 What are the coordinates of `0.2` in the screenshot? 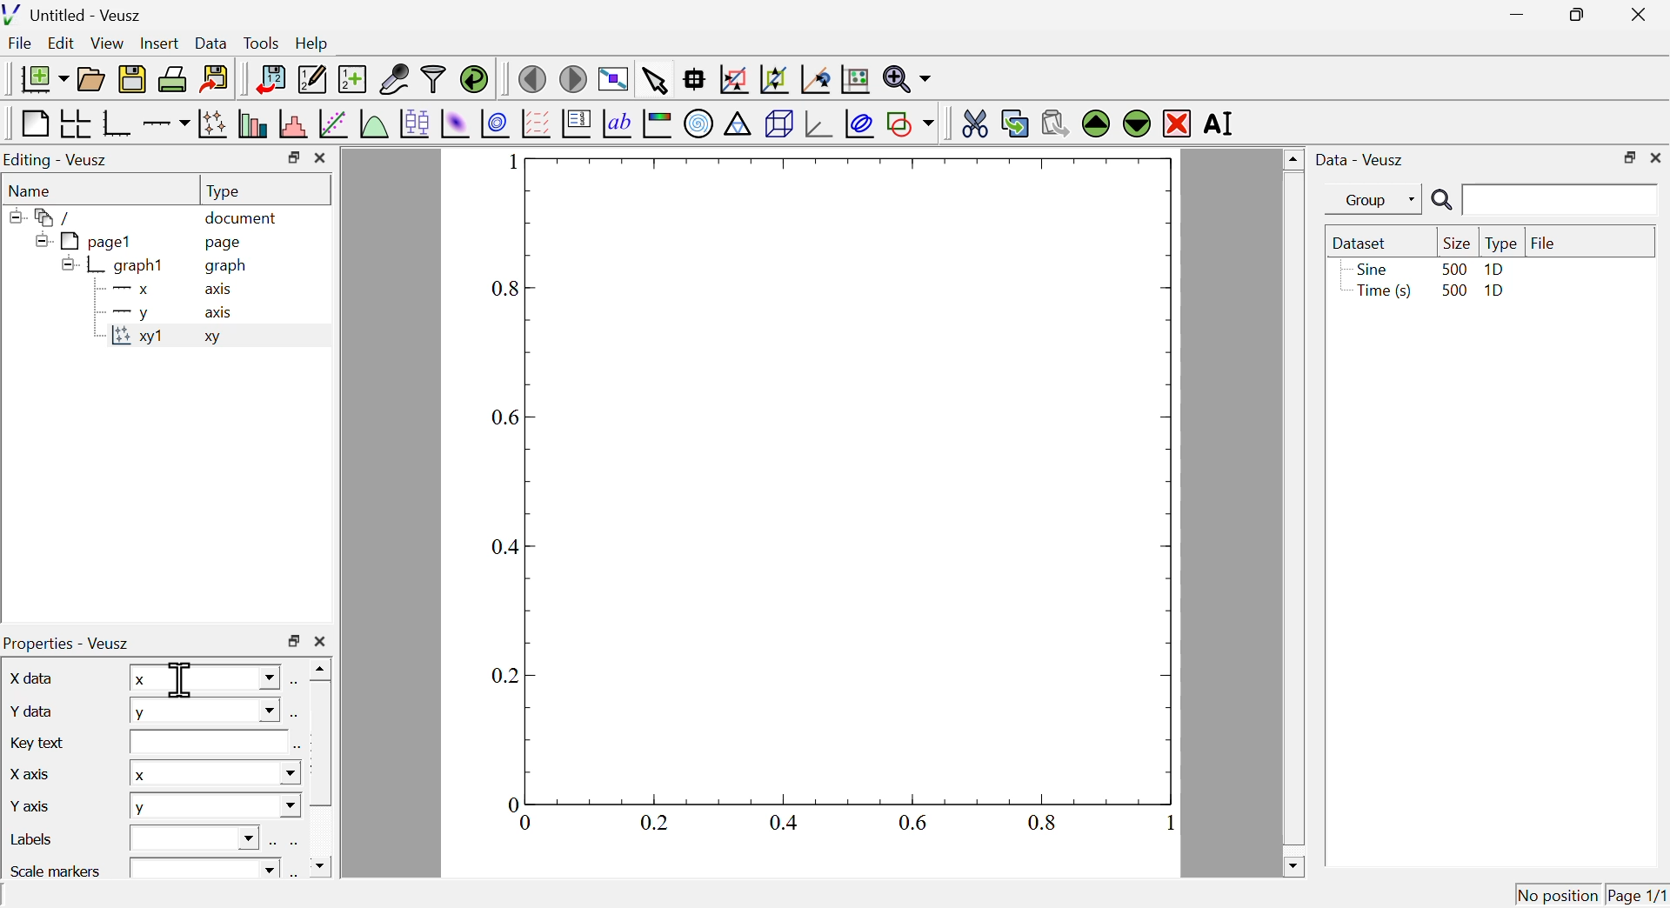 It's located at (654, 823).